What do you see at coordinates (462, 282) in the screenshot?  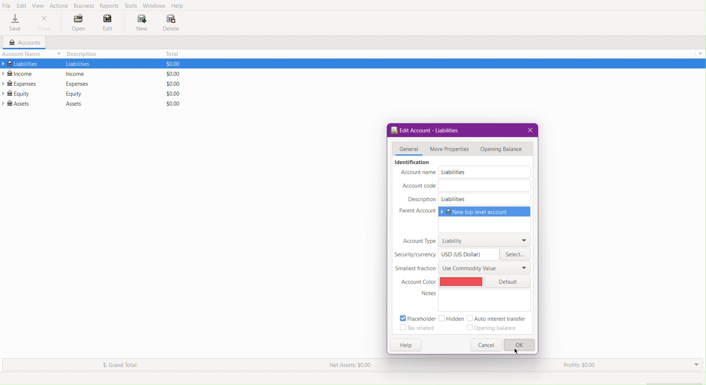 I see `Red Color` at bounding box center [462, 282].